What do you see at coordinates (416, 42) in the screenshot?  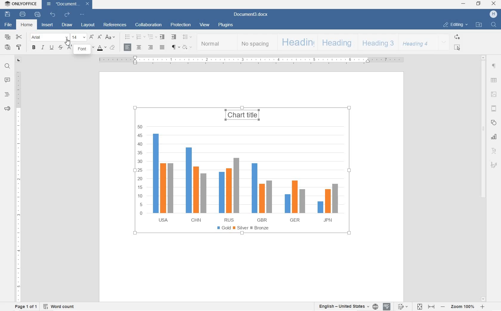 I see `HEADING 4` at bounding box center [416, 42].